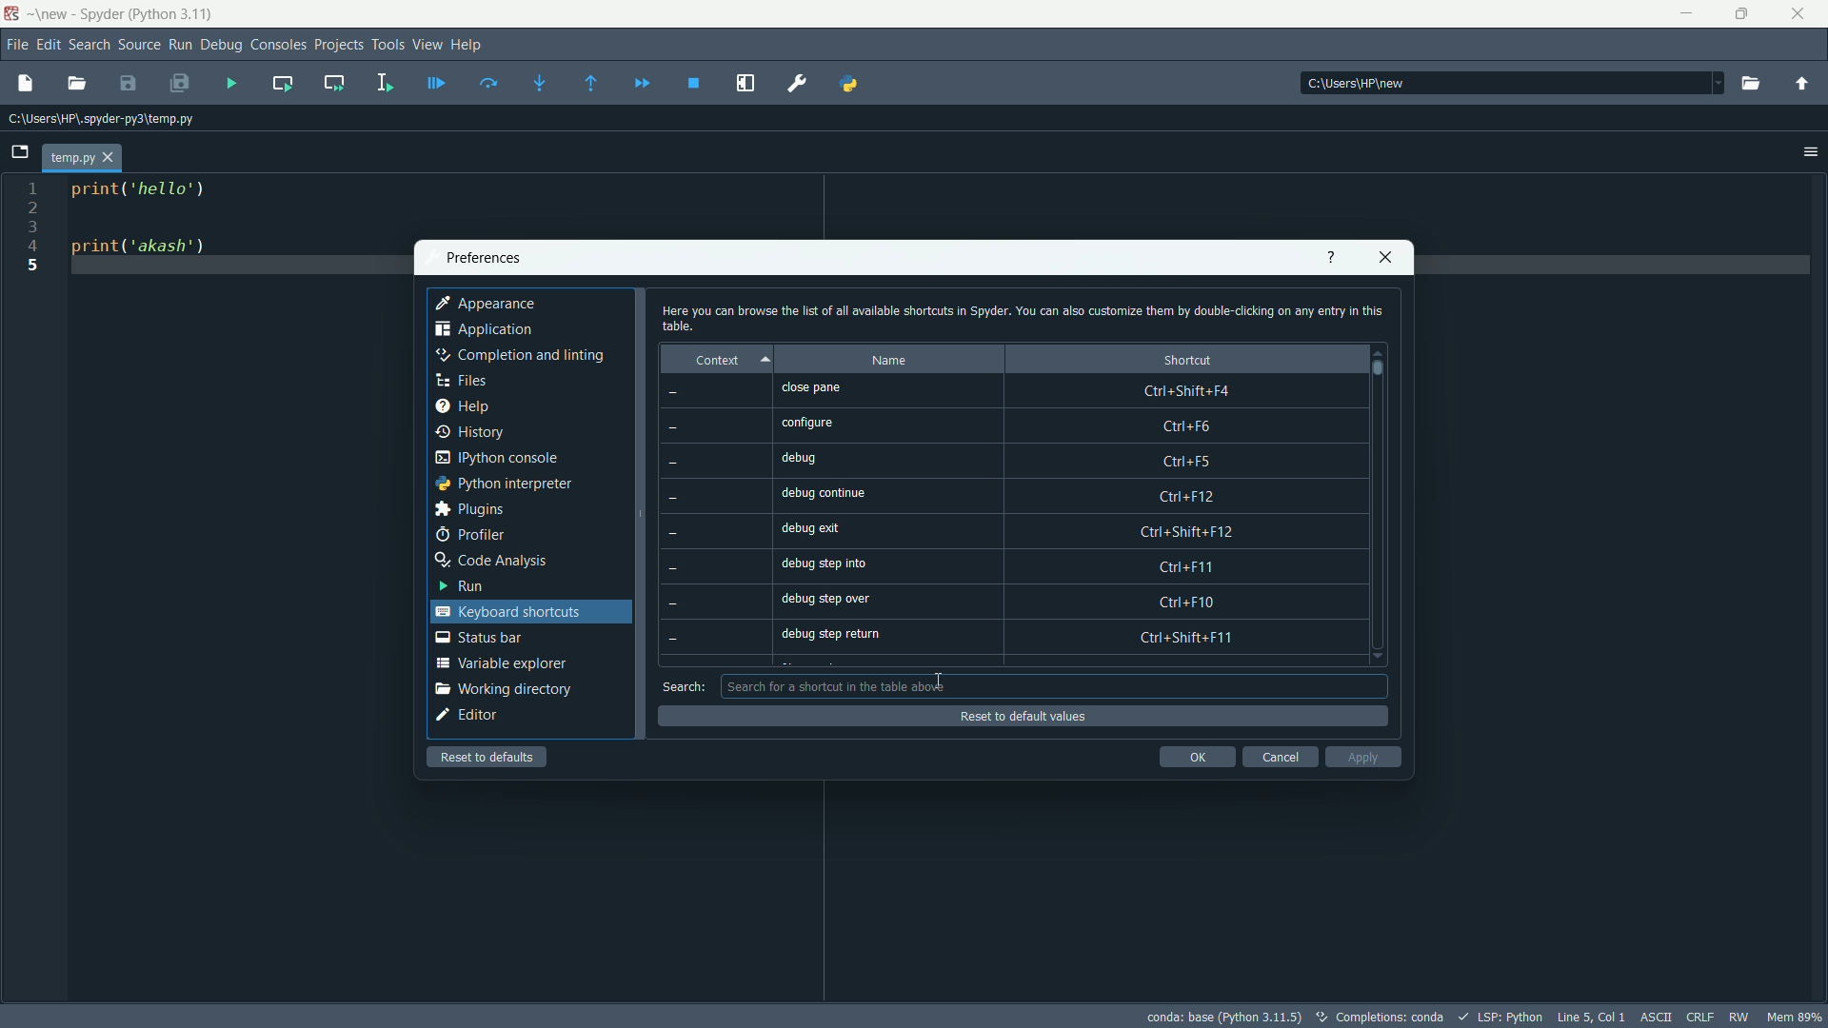 The image size is (1828, 1028). I want to click on editor, so click(468, 717).